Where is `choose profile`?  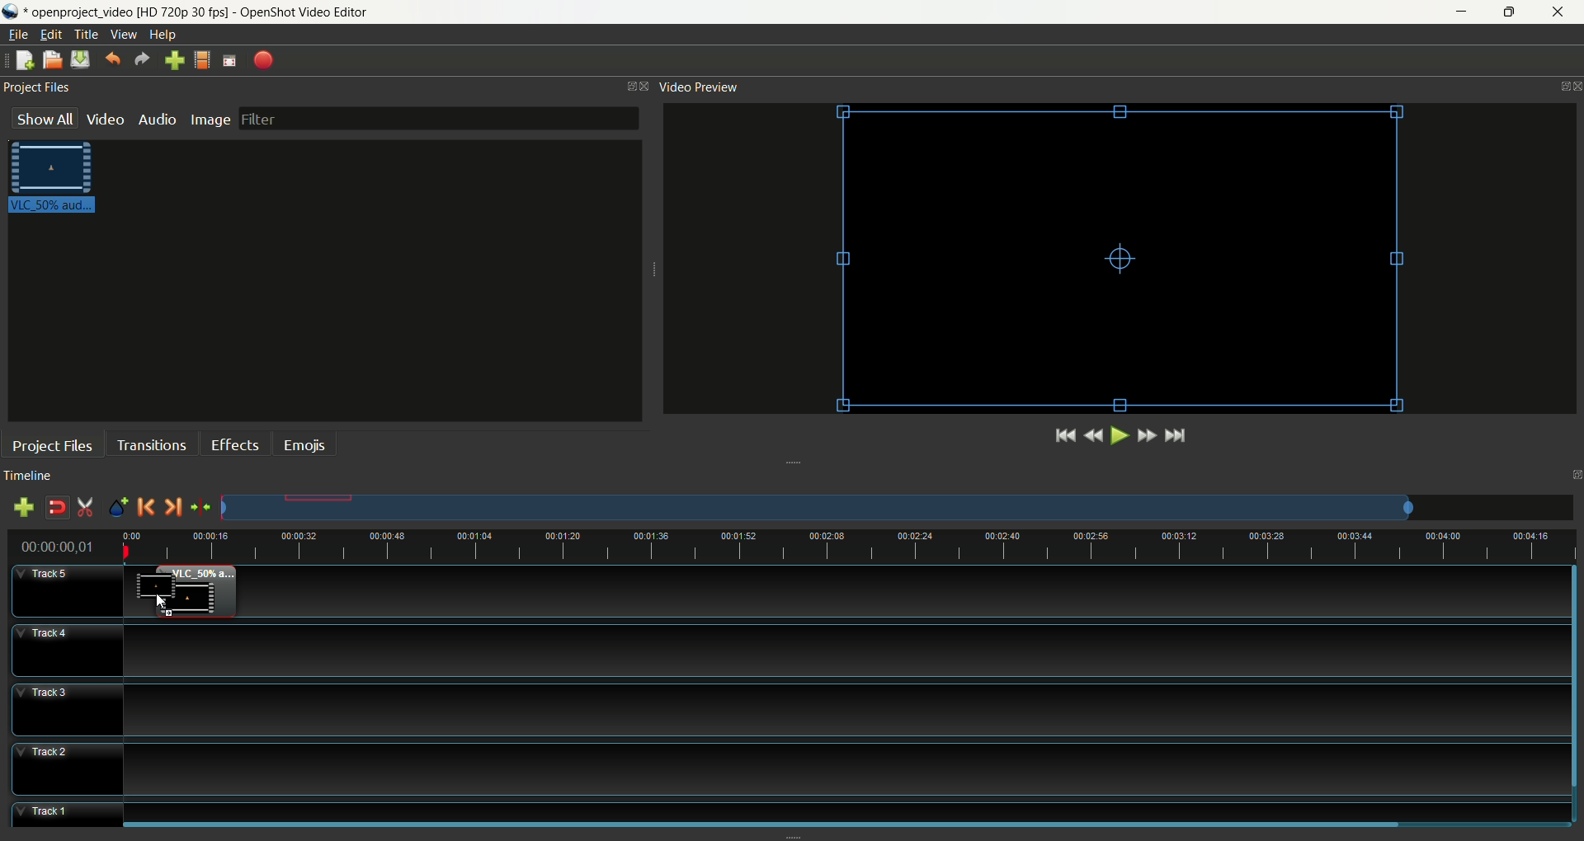 choose profile is located at coordinates (201, 60).